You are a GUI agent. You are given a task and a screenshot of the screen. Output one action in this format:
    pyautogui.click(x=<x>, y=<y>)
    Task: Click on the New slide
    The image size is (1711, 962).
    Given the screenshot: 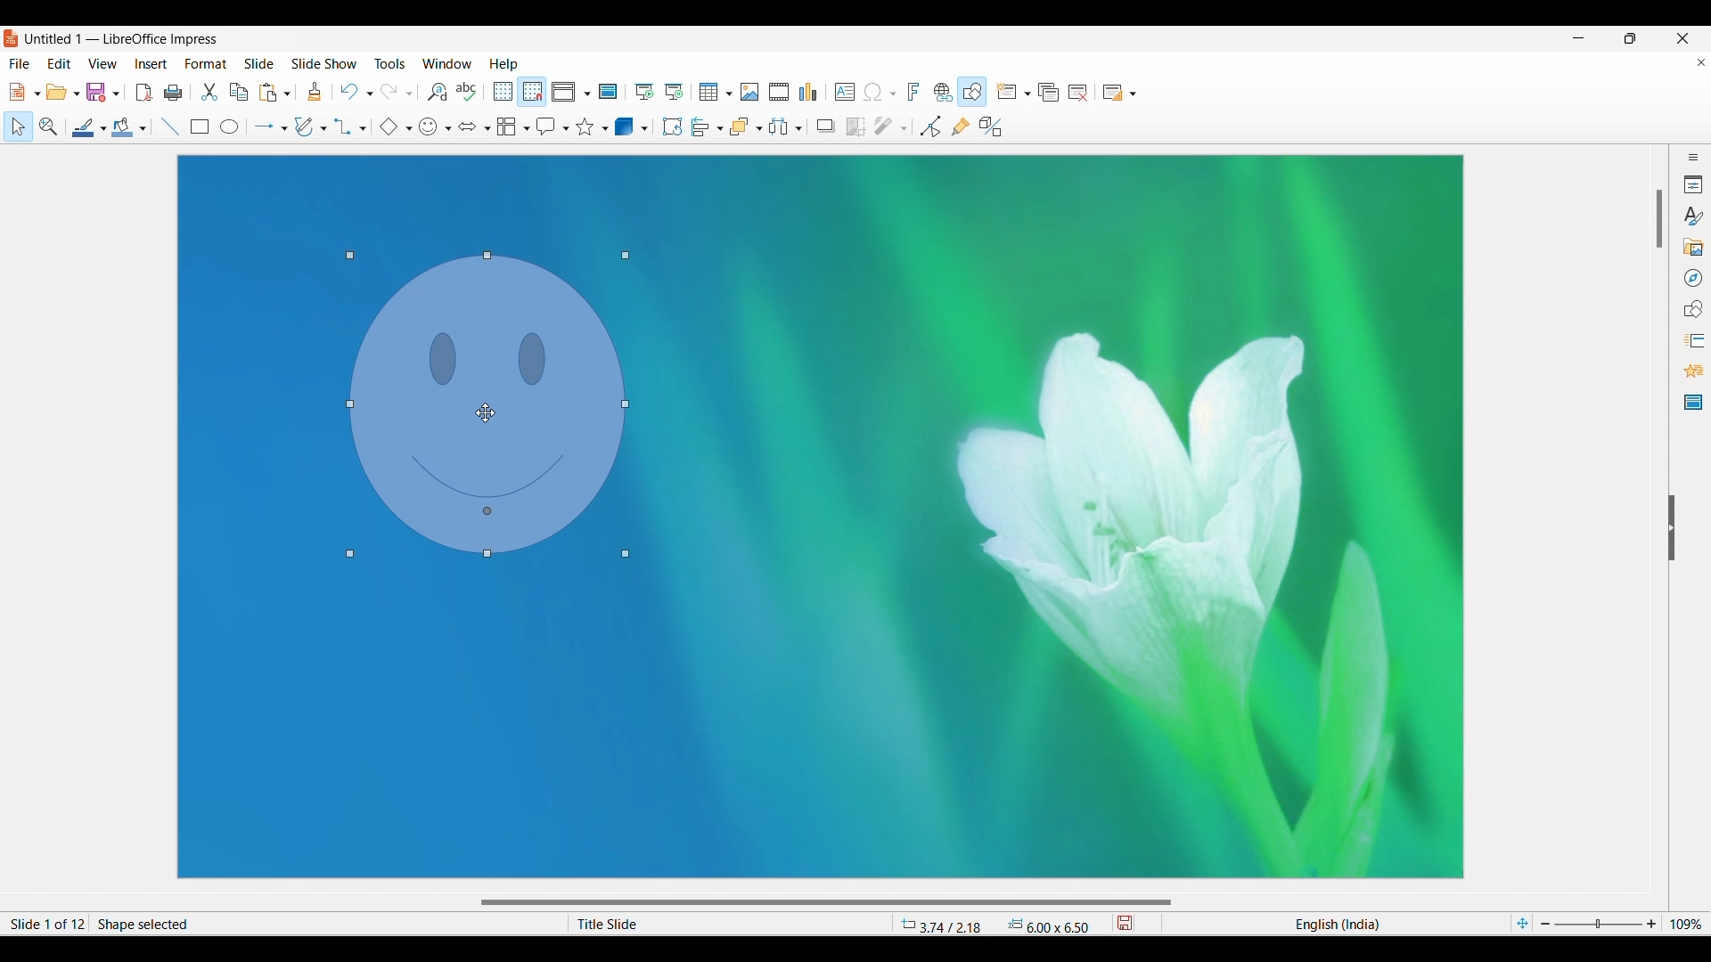 What is the action you would take?
    pyautogui.click(x=1006, y=91)
    